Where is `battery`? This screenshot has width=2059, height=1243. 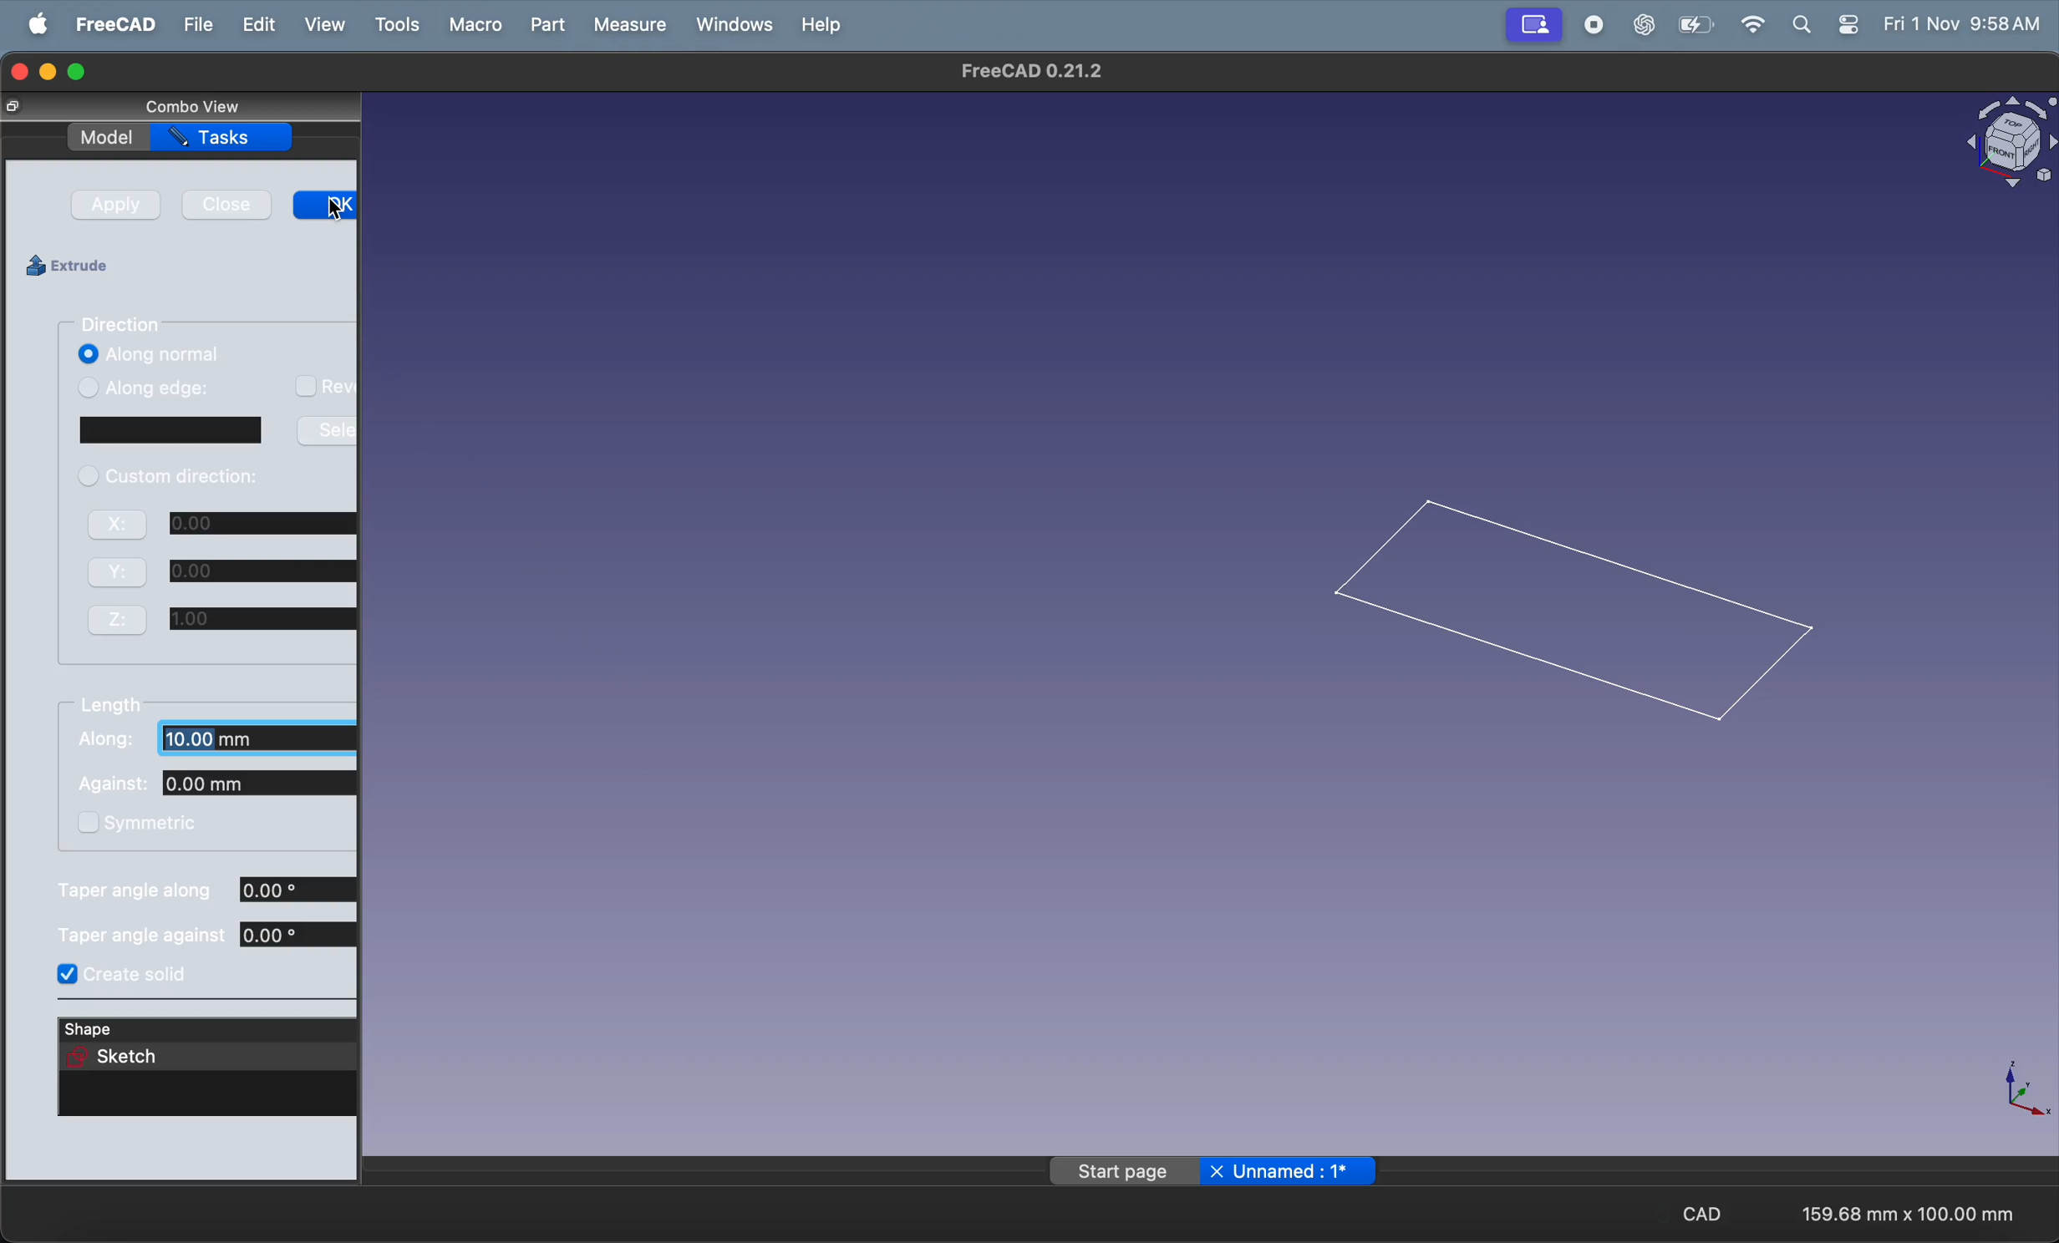
battery is located at coordinates (1698, 24).